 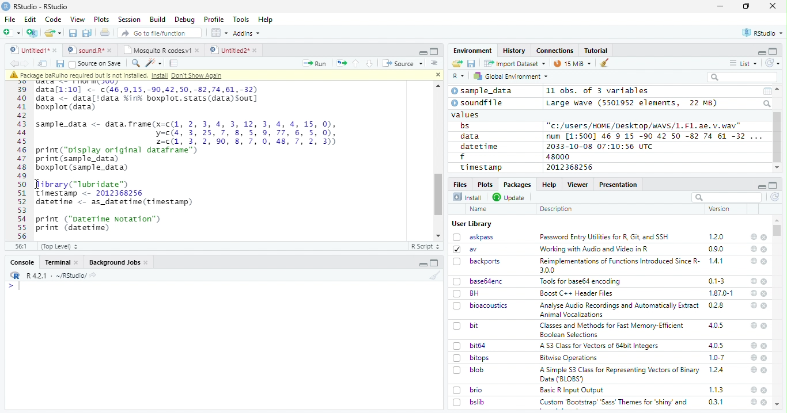 I want to click on help, so click(x=753, y=345).